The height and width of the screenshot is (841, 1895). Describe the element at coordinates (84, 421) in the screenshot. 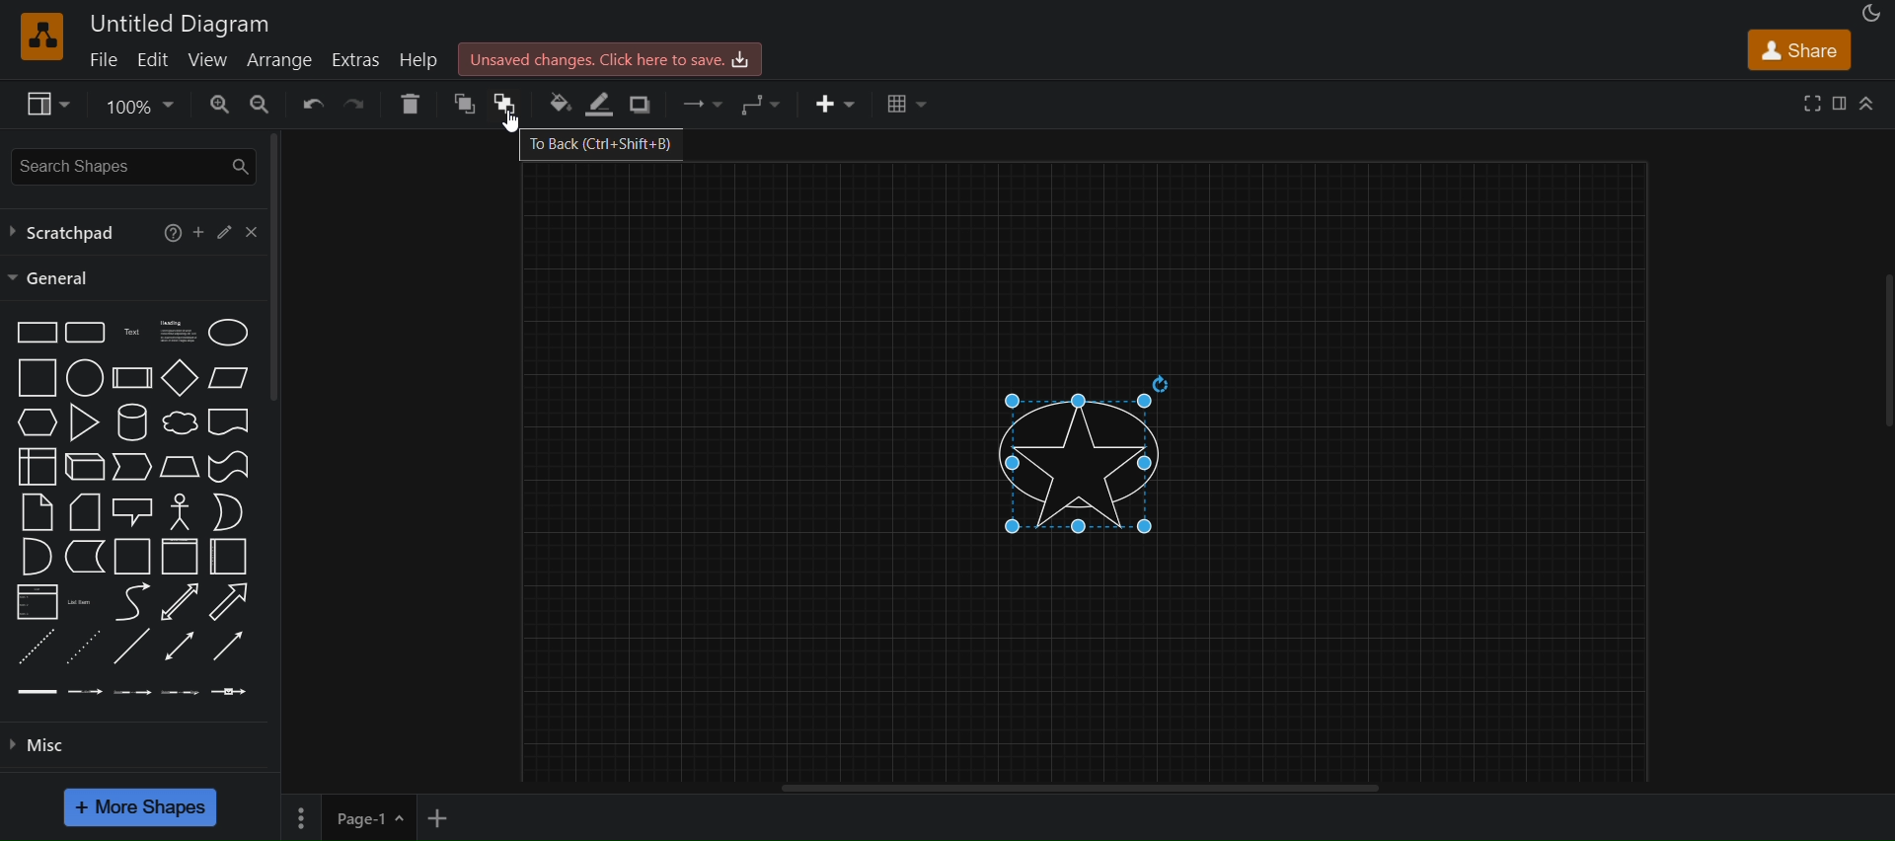

I see `triangle` at that location.